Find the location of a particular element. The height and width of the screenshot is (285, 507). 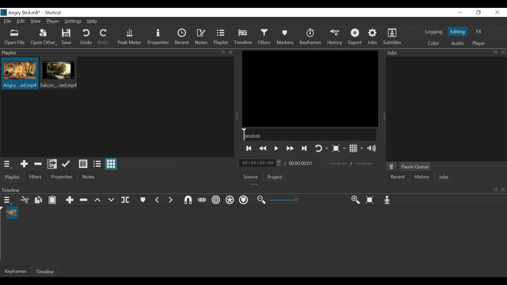

Export is located at coordinates (355, 38).